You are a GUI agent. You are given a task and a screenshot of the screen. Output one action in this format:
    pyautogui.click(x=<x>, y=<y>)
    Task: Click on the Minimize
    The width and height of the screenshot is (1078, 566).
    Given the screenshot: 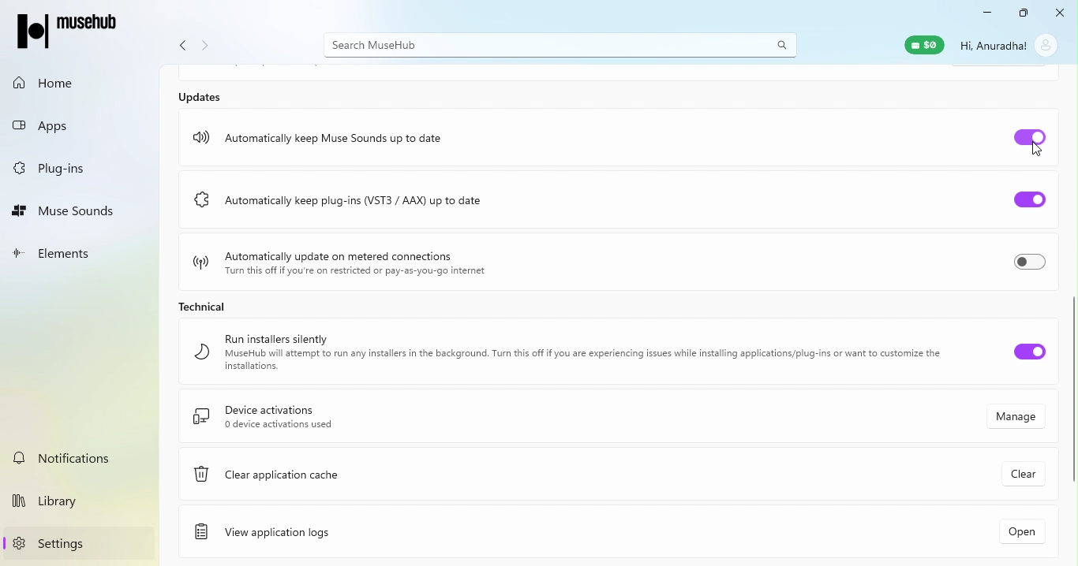 What is the action you would take?
    pyautogui.click(x=982, y=14)
    